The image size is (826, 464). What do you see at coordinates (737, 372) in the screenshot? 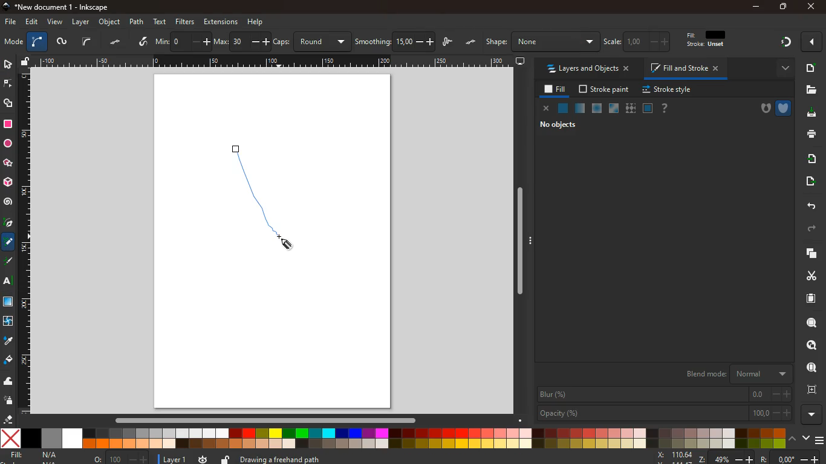
I see `blend mode` at bounding box center [737, 372].